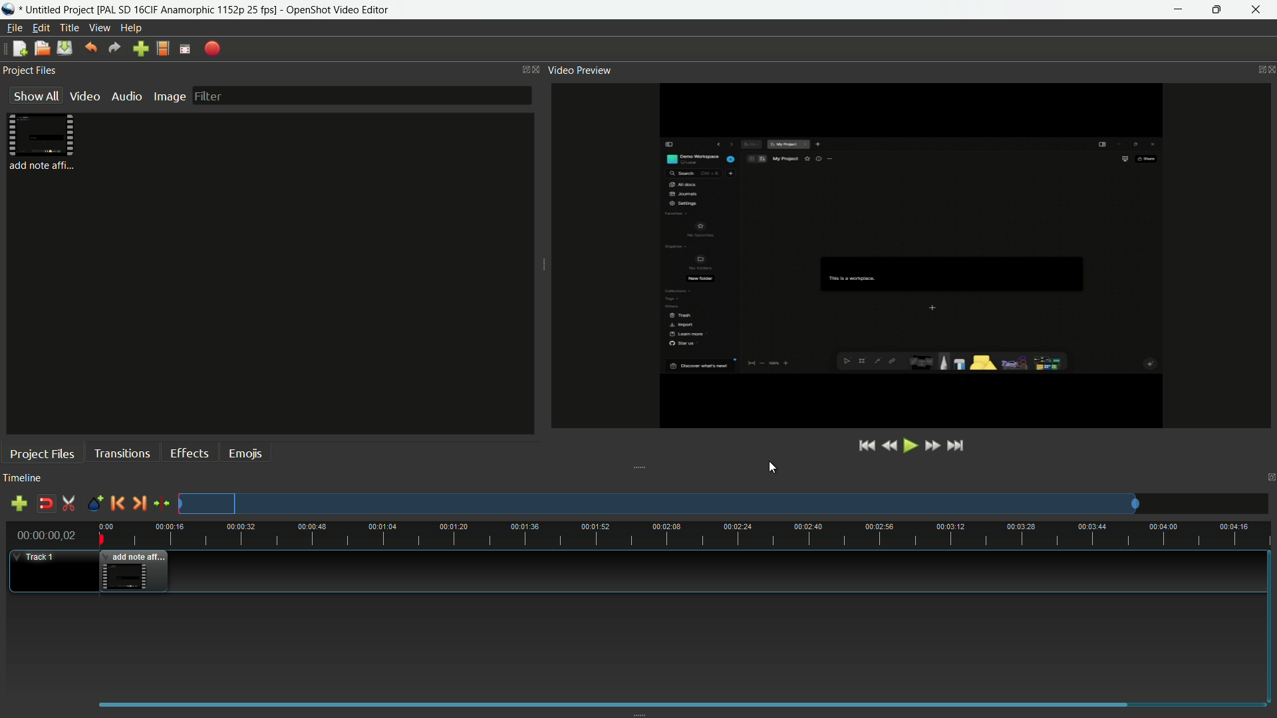 The width and height of the screenshot is (1277, 718). What do you see at coordinates (17, 50) in the screenshot?
I see `new file` at bounding box center [17, 50].